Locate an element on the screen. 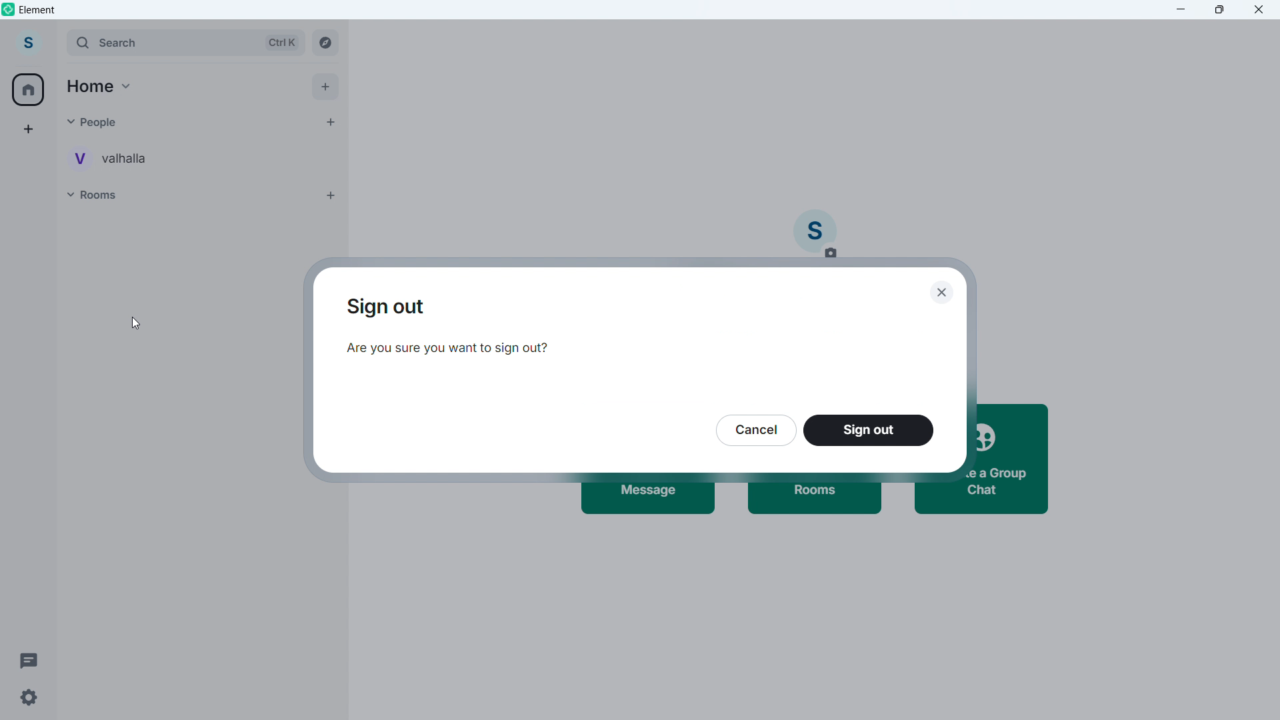  Personal room  is located at coordinates (110, 159).